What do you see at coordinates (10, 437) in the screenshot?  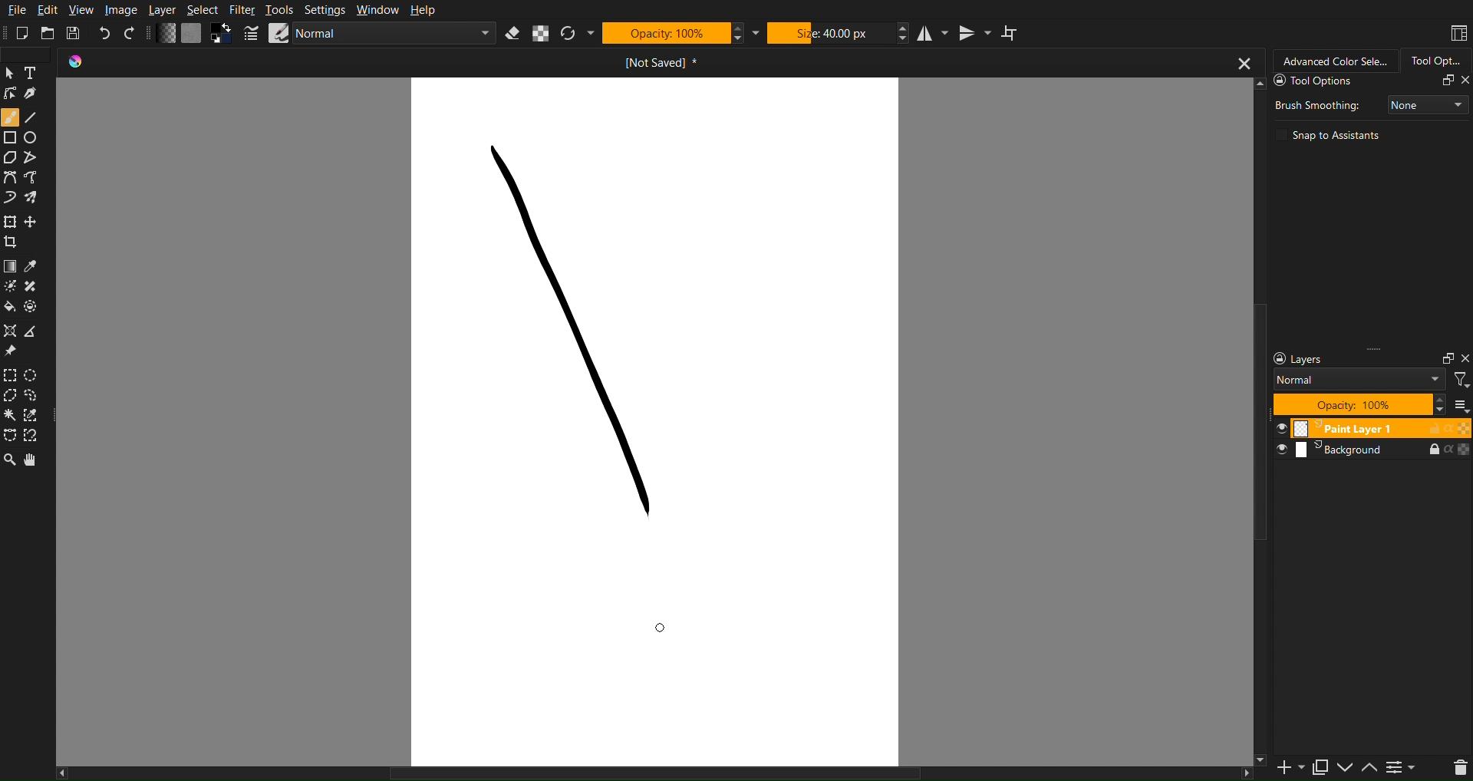 I see `Selection Tools` at bounding box center [10, 437].